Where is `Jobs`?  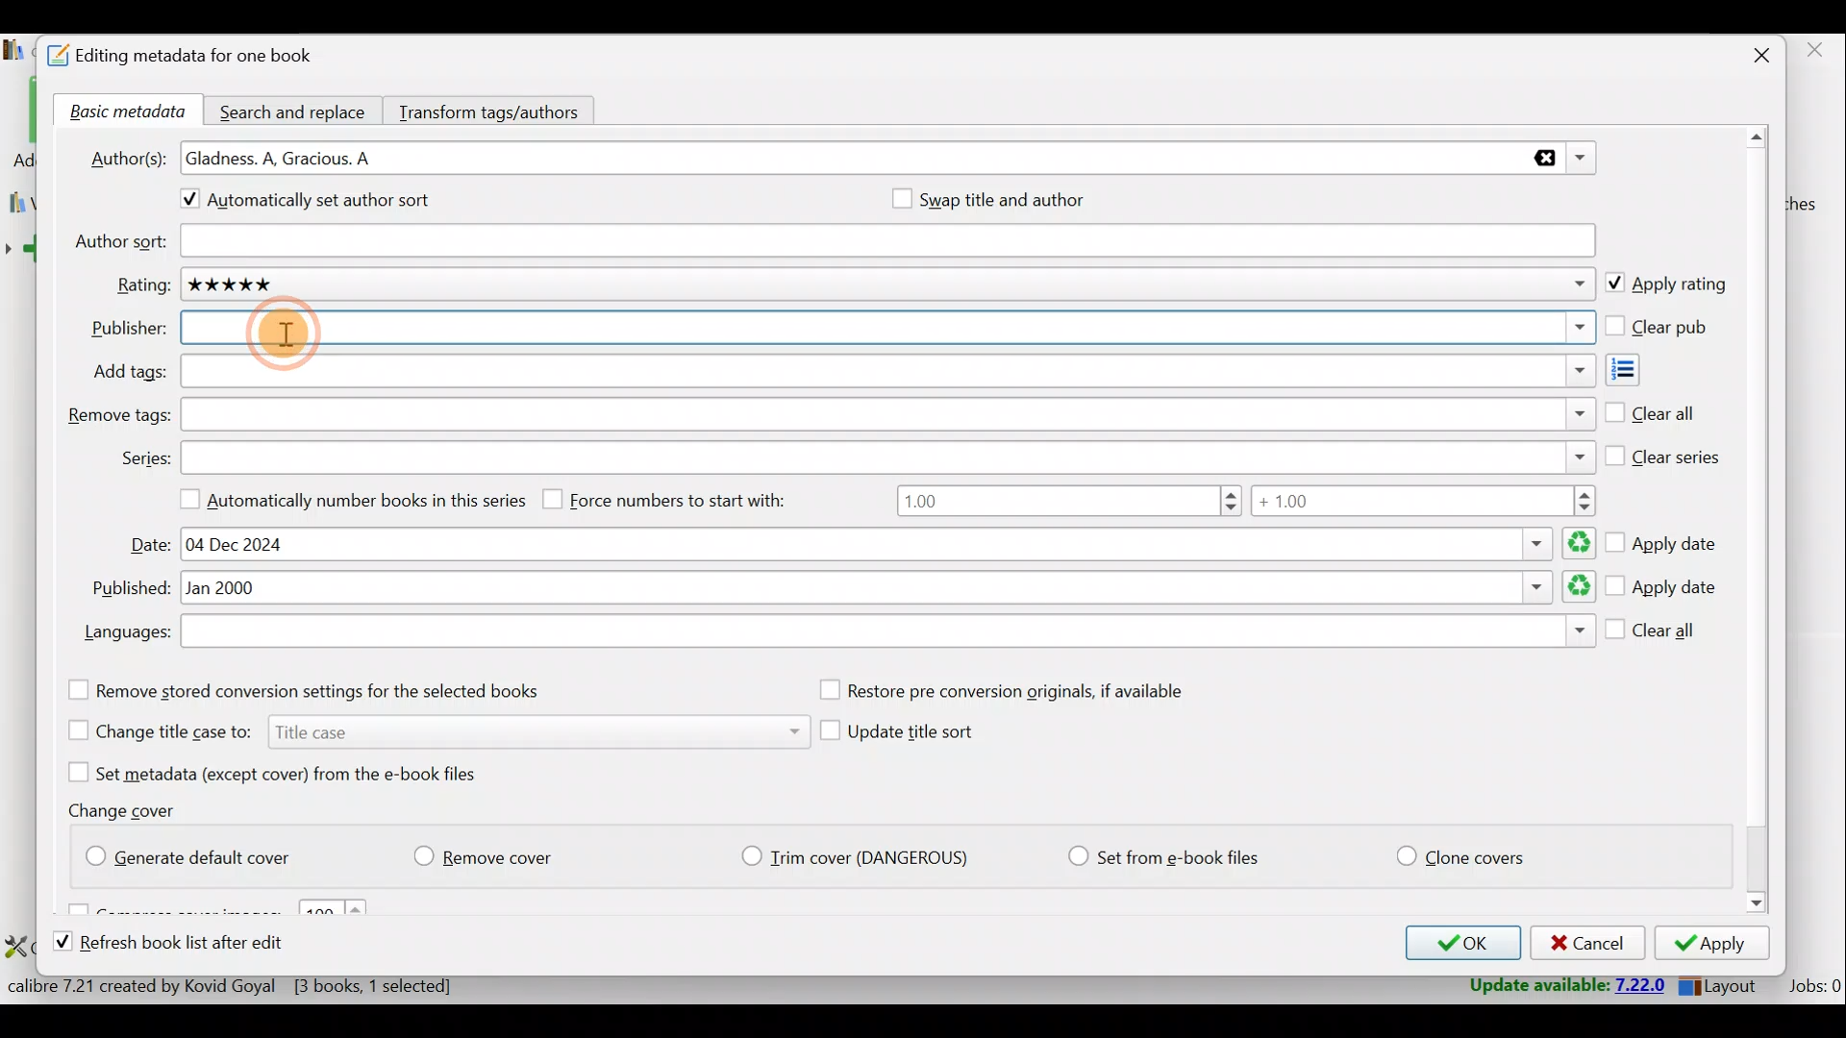 Jobs is located at coordinates (1813, 985).